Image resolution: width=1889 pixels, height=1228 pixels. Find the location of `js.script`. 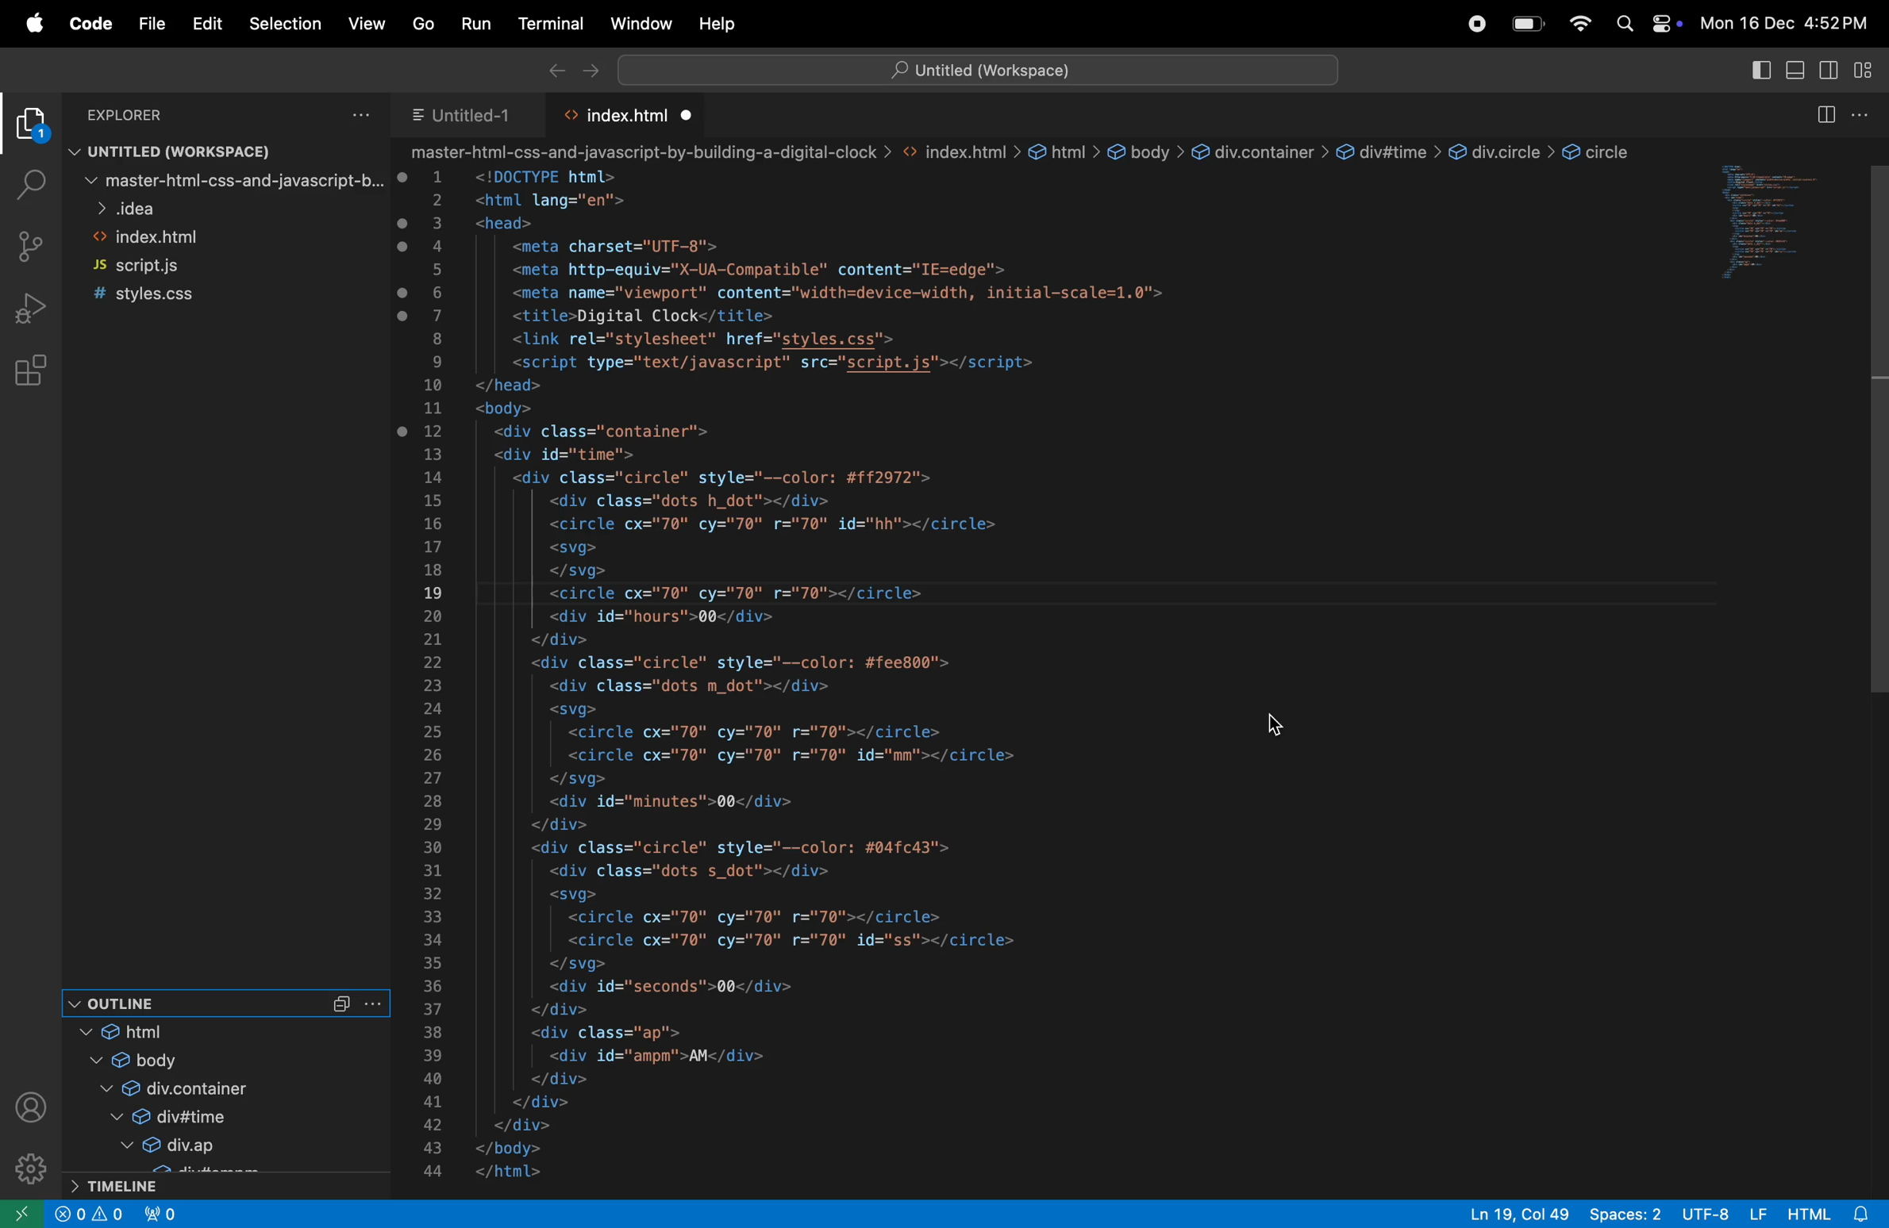

js.script is located at coordinates (173, 265).